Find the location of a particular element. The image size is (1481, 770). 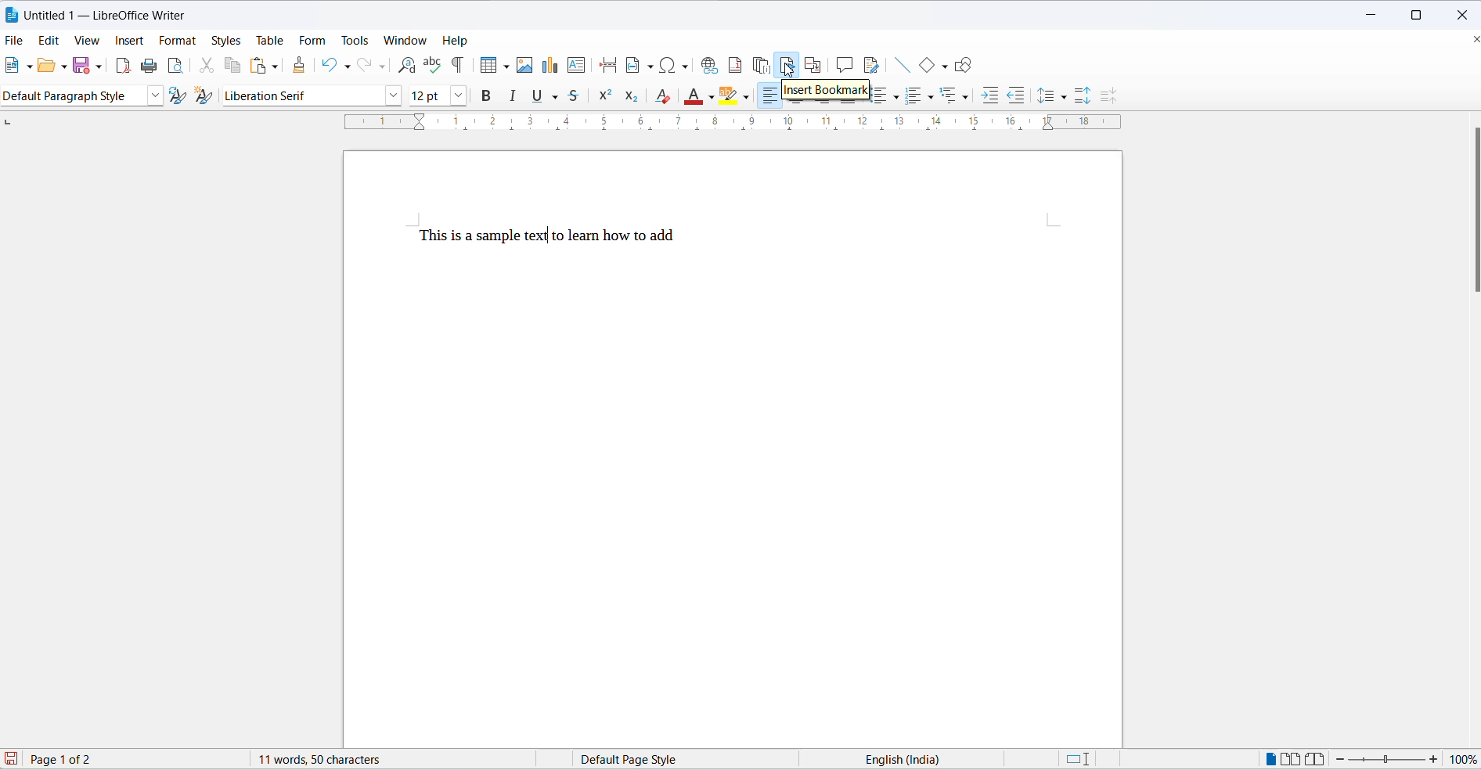

save options is located at coordinates (98, 67).